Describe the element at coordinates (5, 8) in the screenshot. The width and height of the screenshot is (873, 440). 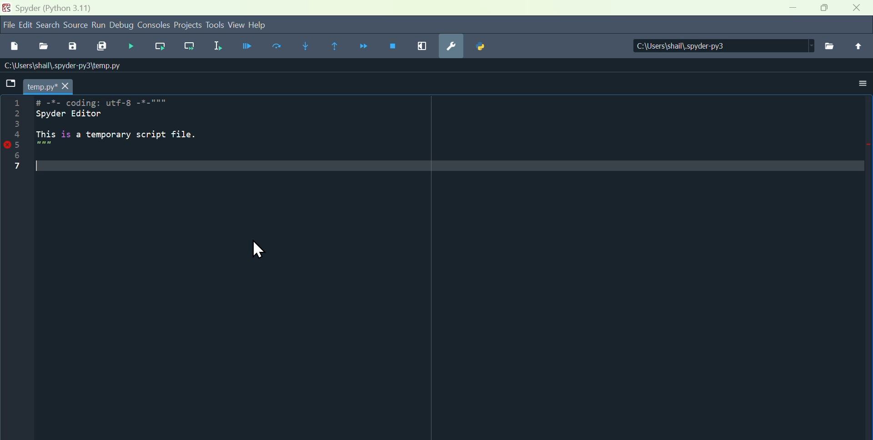
I see `Spyder logo` at that location.